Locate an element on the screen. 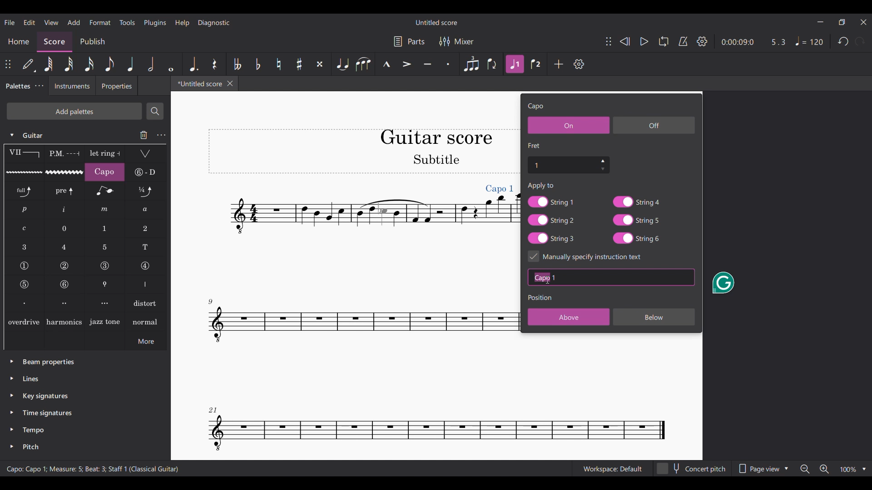  Grace note bend is located at coordinates (105, 191).